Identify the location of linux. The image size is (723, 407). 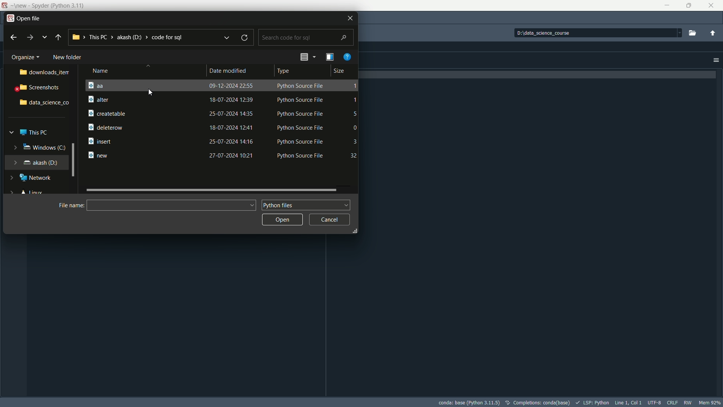
(32, 192).